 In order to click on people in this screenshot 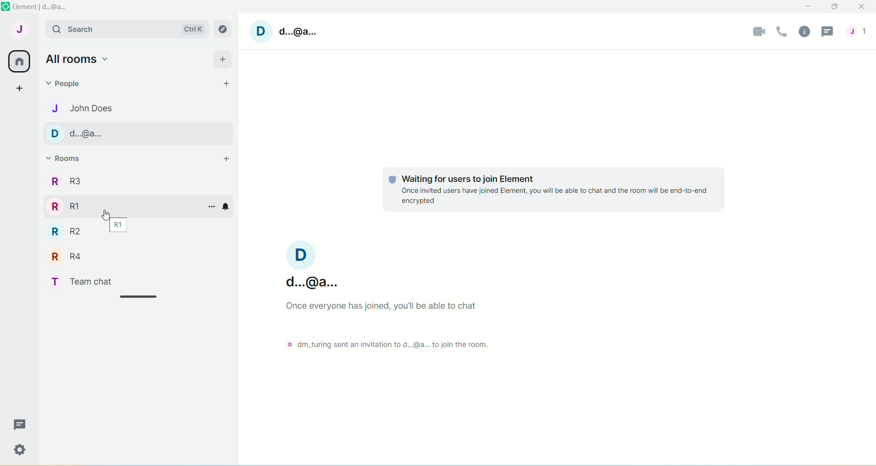, I will do `click(860, 36)`.